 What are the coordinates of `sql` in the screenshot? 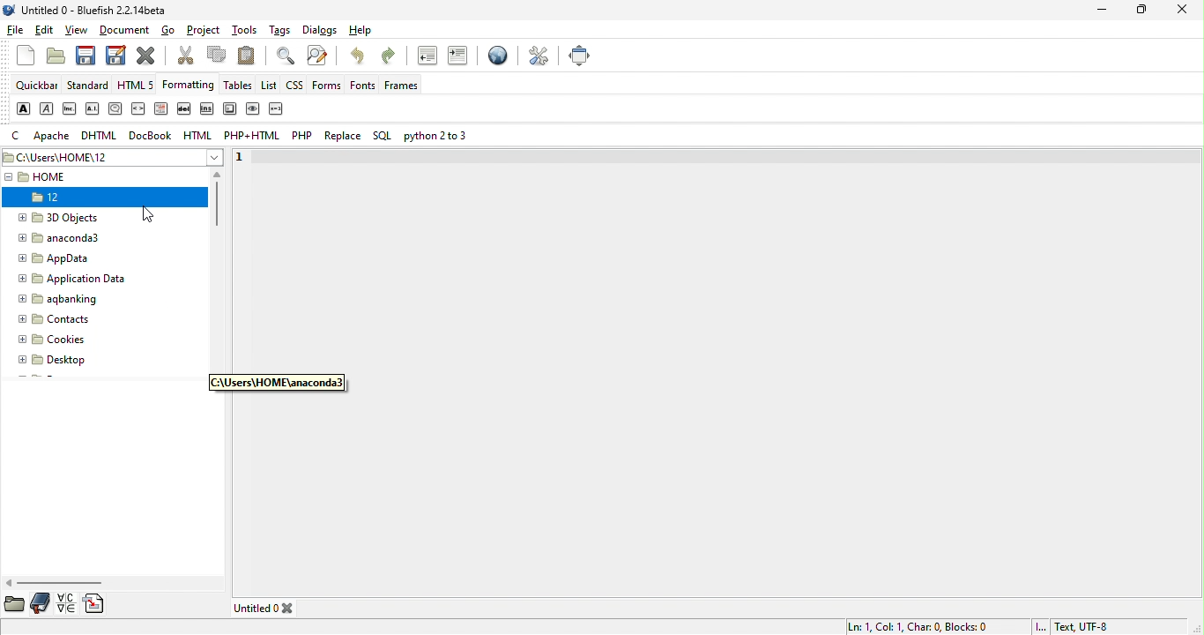 It's located at (385, 134).